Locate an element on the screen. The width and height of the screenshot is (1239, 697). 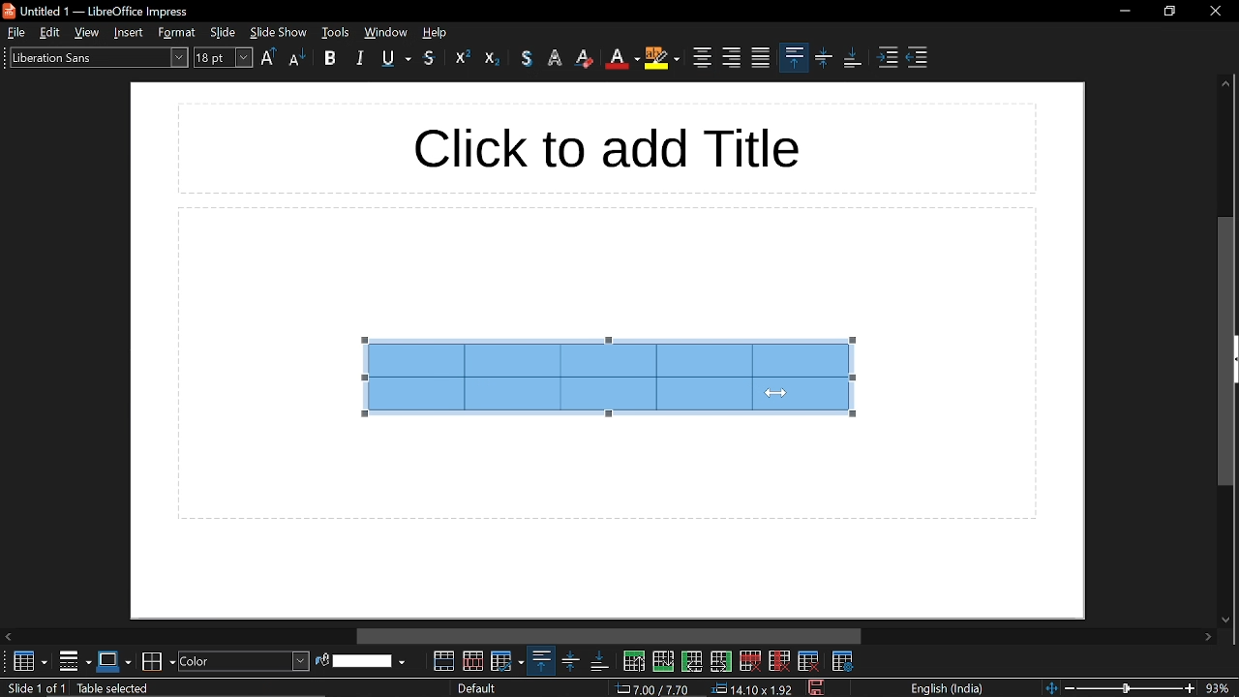
fill style is located at coordinates (244, 661).